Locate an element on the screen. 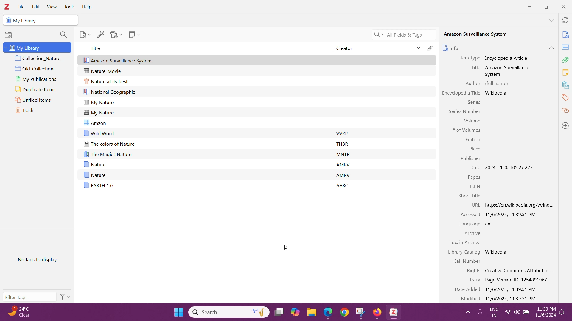  Sort Items by Creator is located at coordinates (419, 49).